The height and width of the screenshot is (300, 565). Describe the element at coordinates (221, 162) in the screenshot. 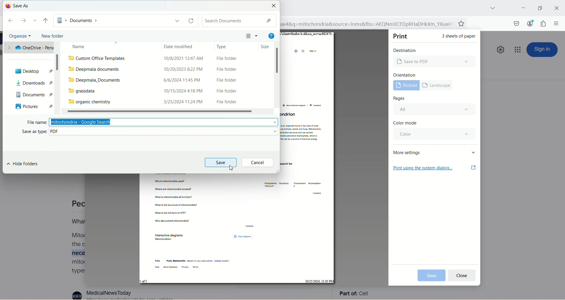

I see `save` at that location.